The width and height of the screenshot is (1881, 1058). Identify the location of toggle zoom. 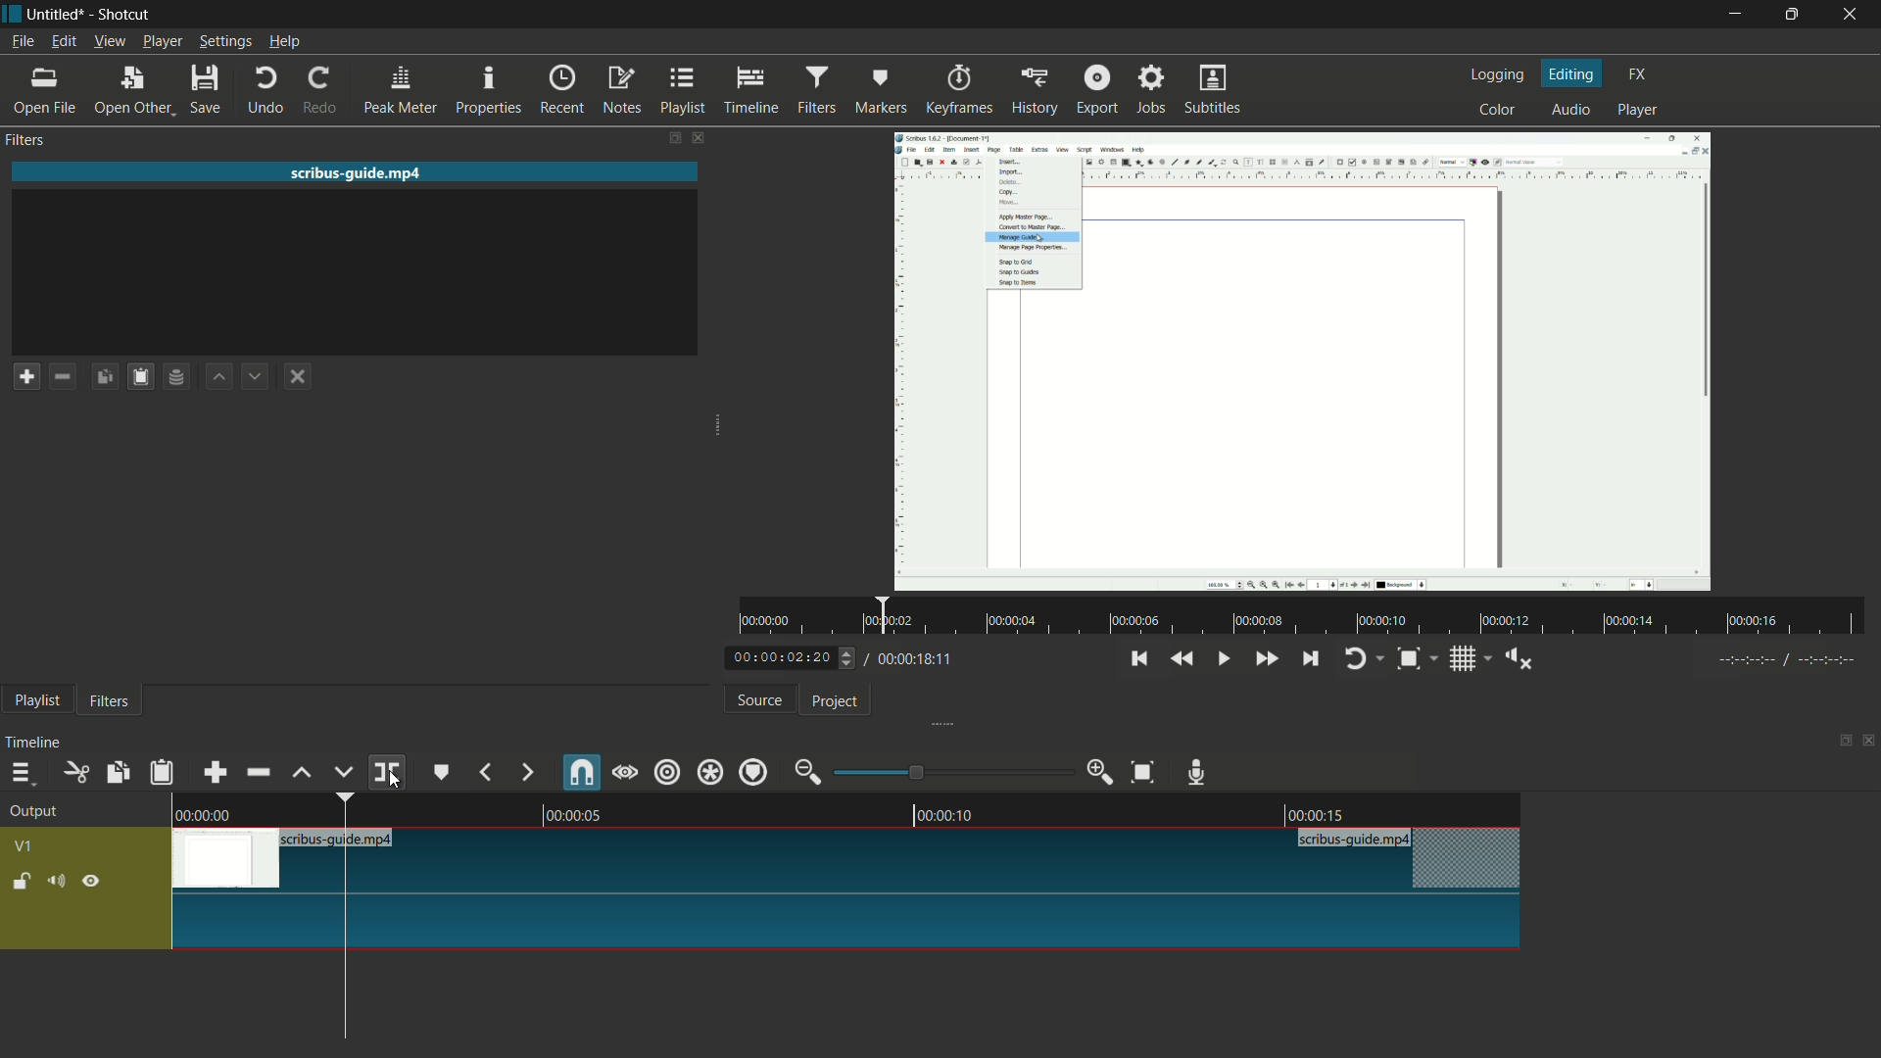
(1408, 659).